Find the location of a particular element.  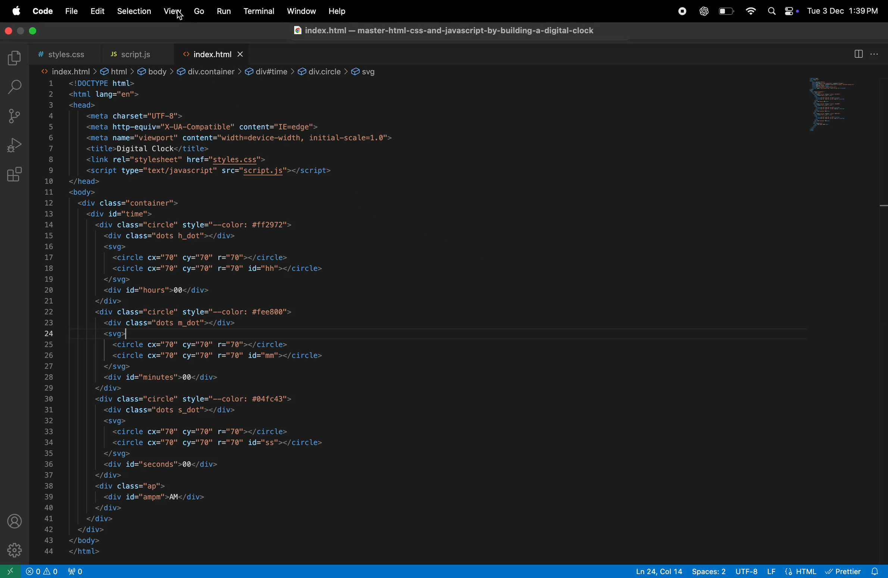

file is located at coordinates (69, 12).